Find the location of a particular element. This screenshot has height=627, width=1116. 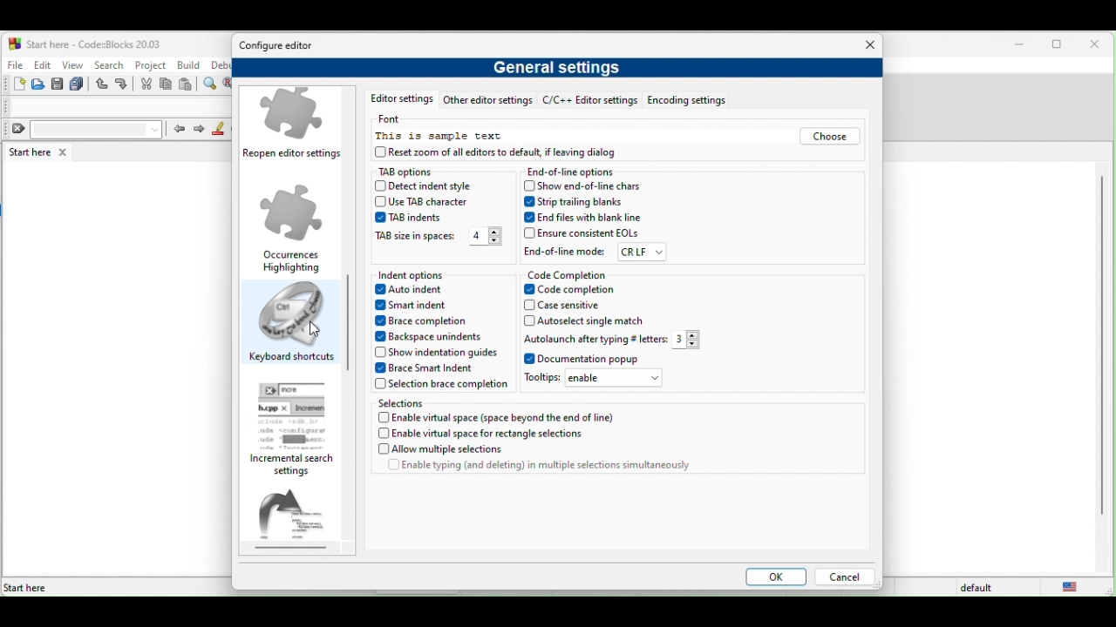

ok is located at coordinates (772, 578).